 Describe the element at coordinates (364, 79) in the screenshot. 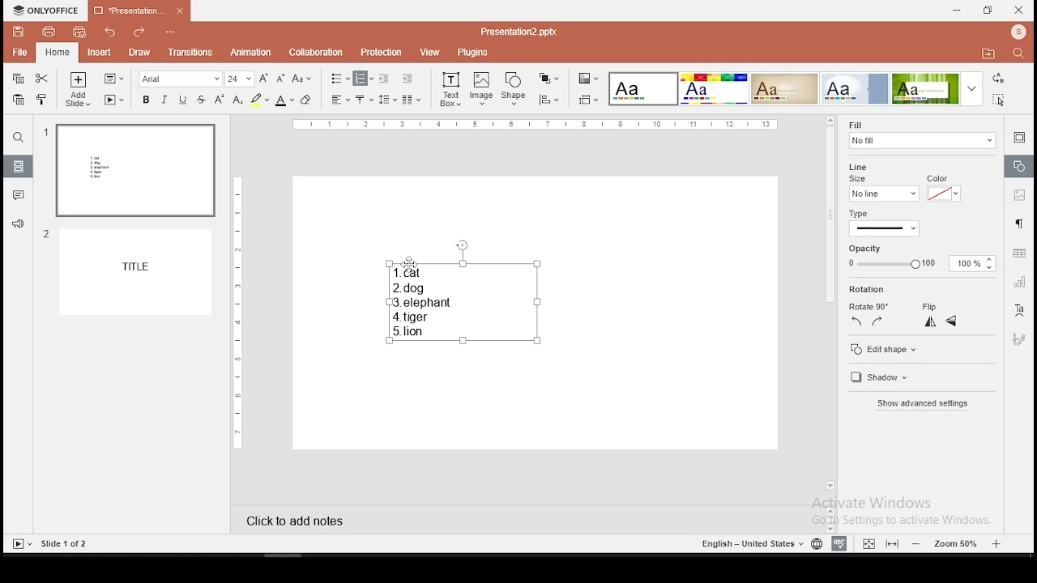

I see `numbering` at that location.